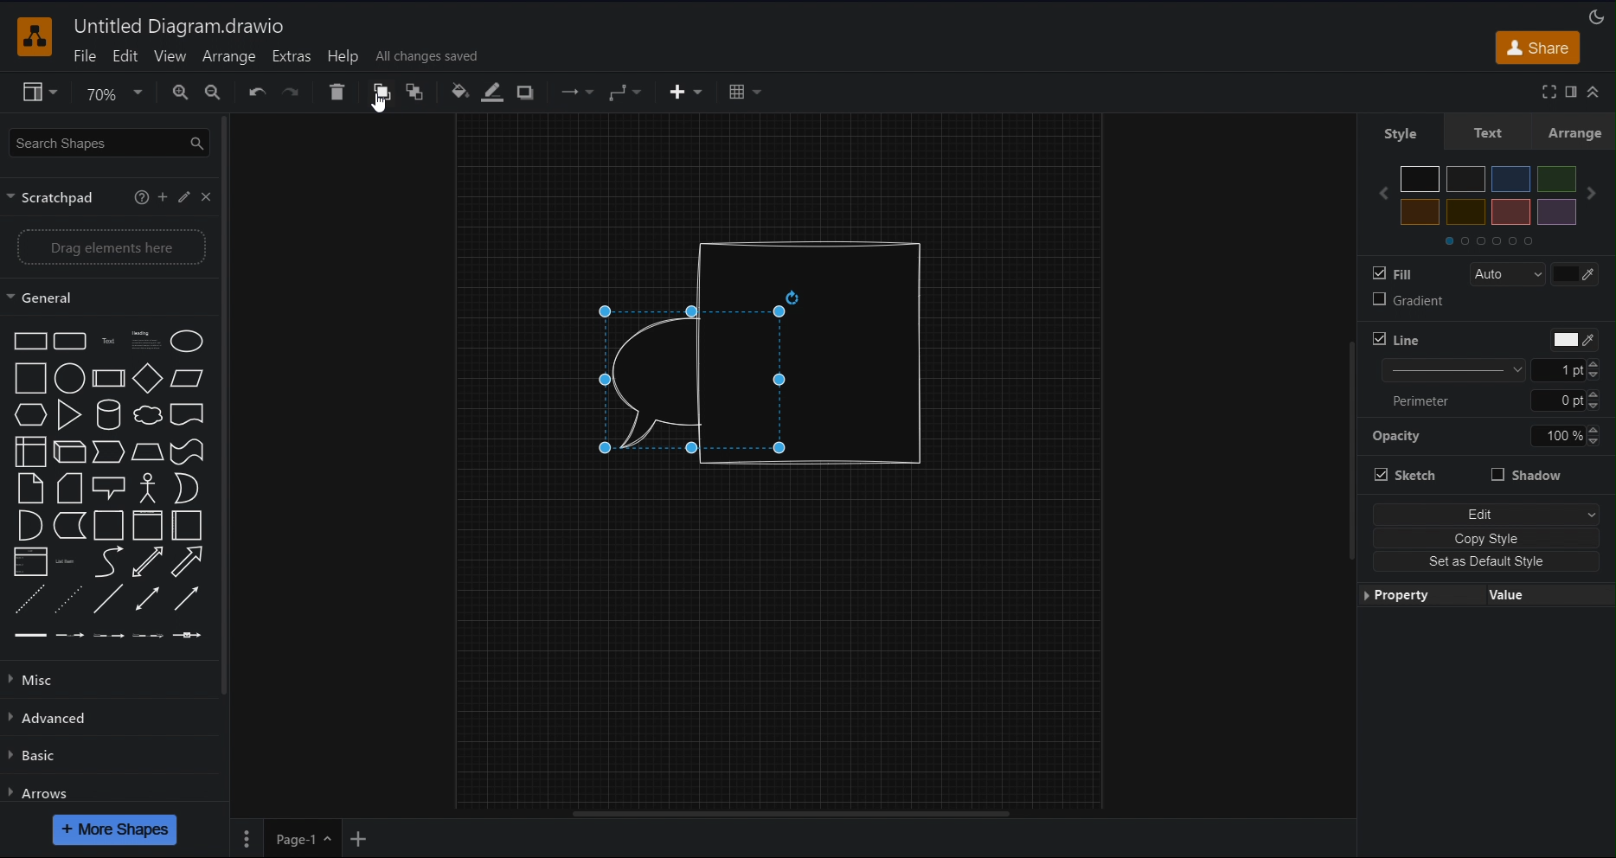 This screenshot has height=858, width=1616. I want to click on Cursor, so click(378, 103).